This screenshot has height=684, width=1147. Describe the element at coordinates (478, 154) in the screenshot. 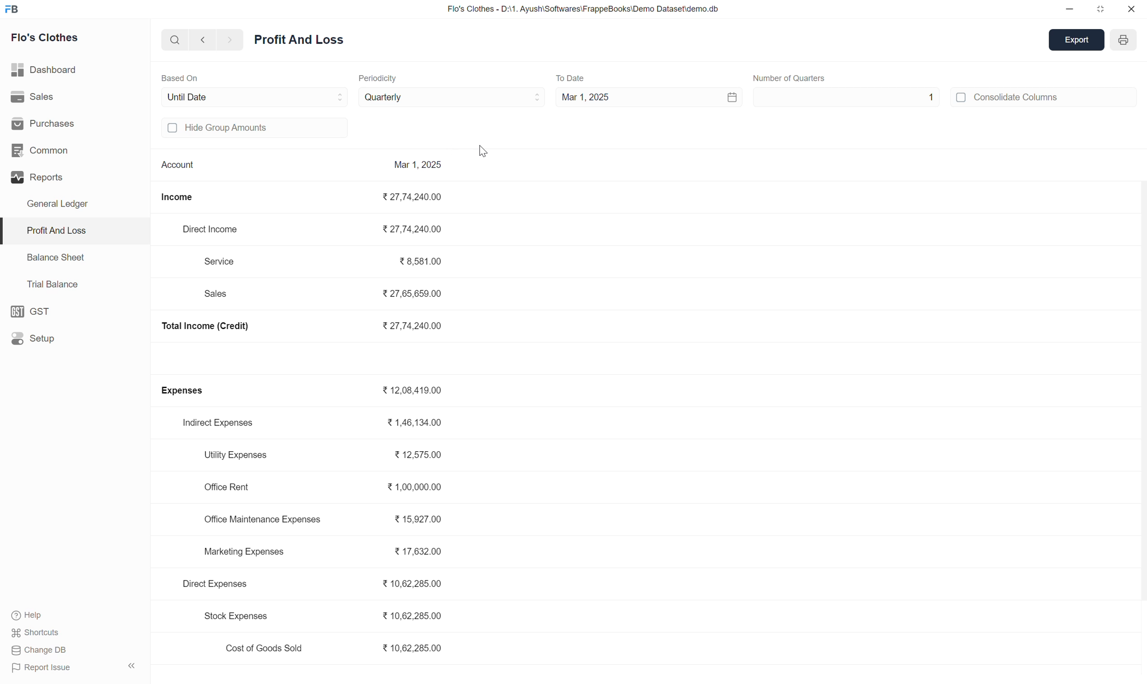

I see `Cursor` at that location.